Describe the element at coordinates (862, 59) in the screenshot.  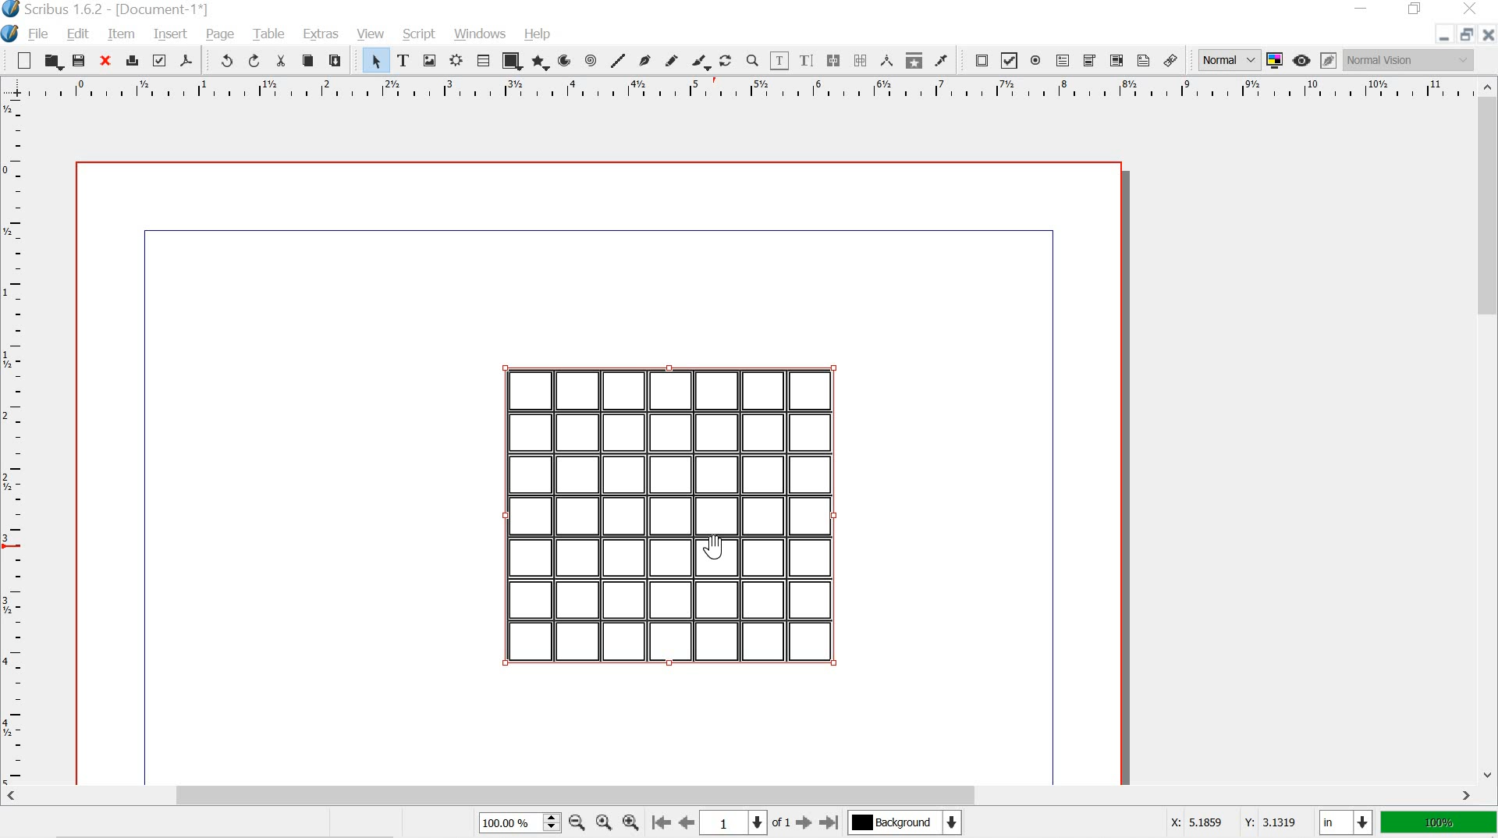
I see `unlink text frames` at that location.